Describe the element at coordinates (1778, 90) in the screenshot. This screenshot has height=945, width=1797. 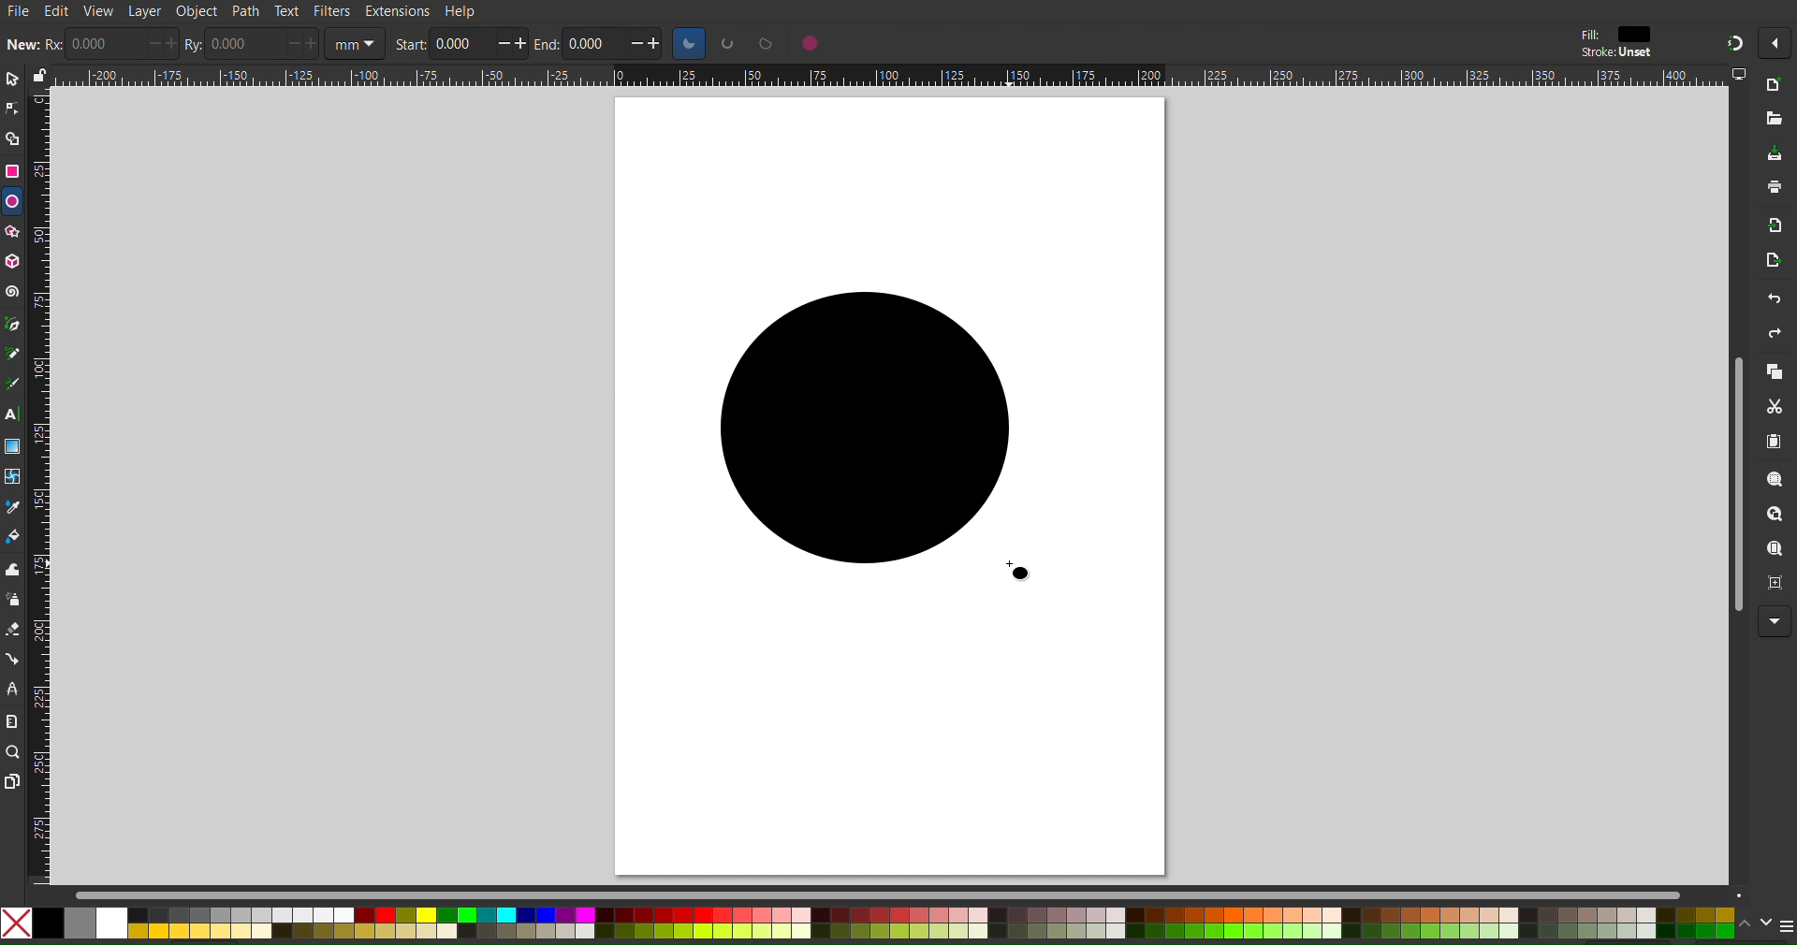
I see `New` at that location.